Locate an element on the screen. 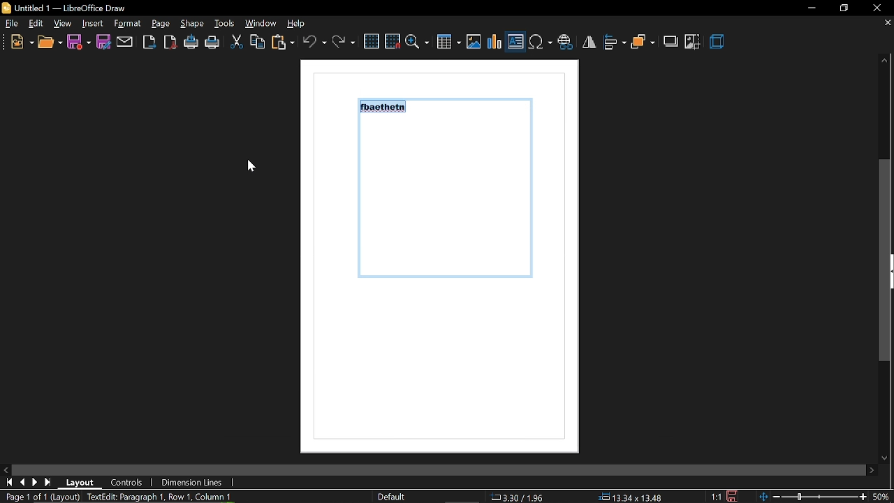 This screenshot has height=503, width=894. format is located at coordinates (161, 24).